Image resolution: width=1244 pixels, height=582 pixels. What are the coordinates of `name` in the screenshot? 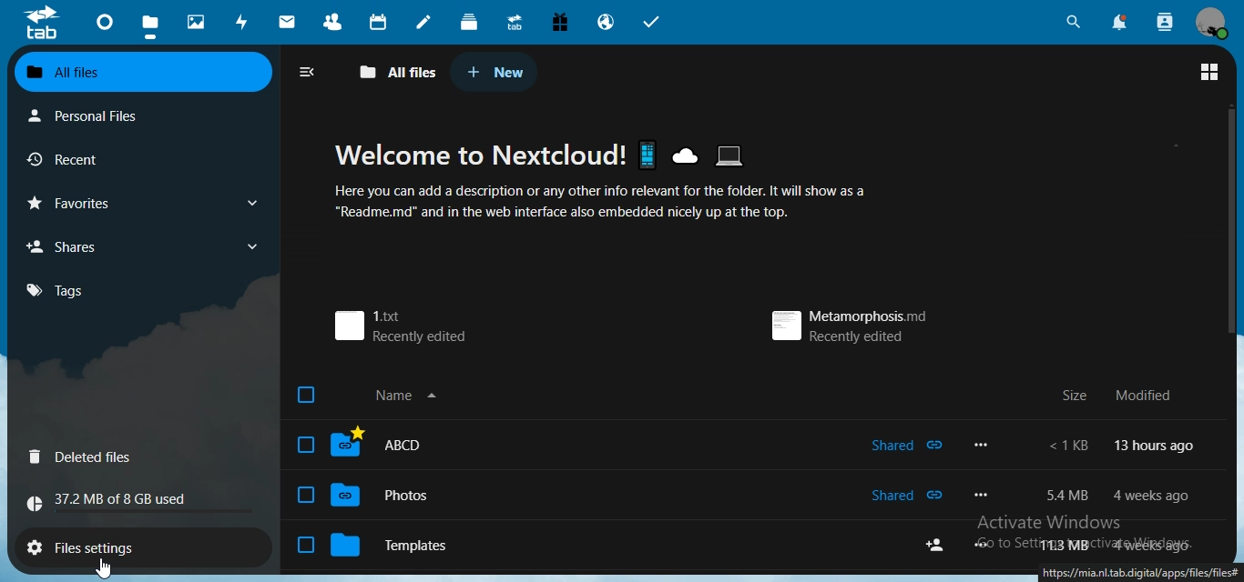 It's located at (418, 396).